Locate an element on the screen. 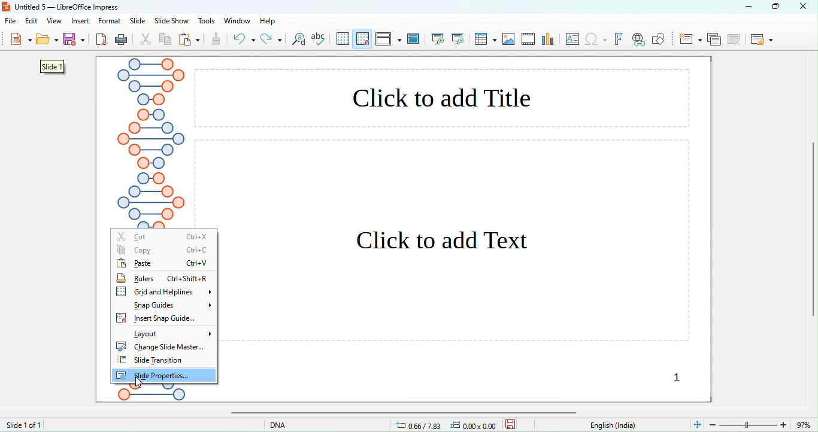  tools is located at coordinates (207, 21).